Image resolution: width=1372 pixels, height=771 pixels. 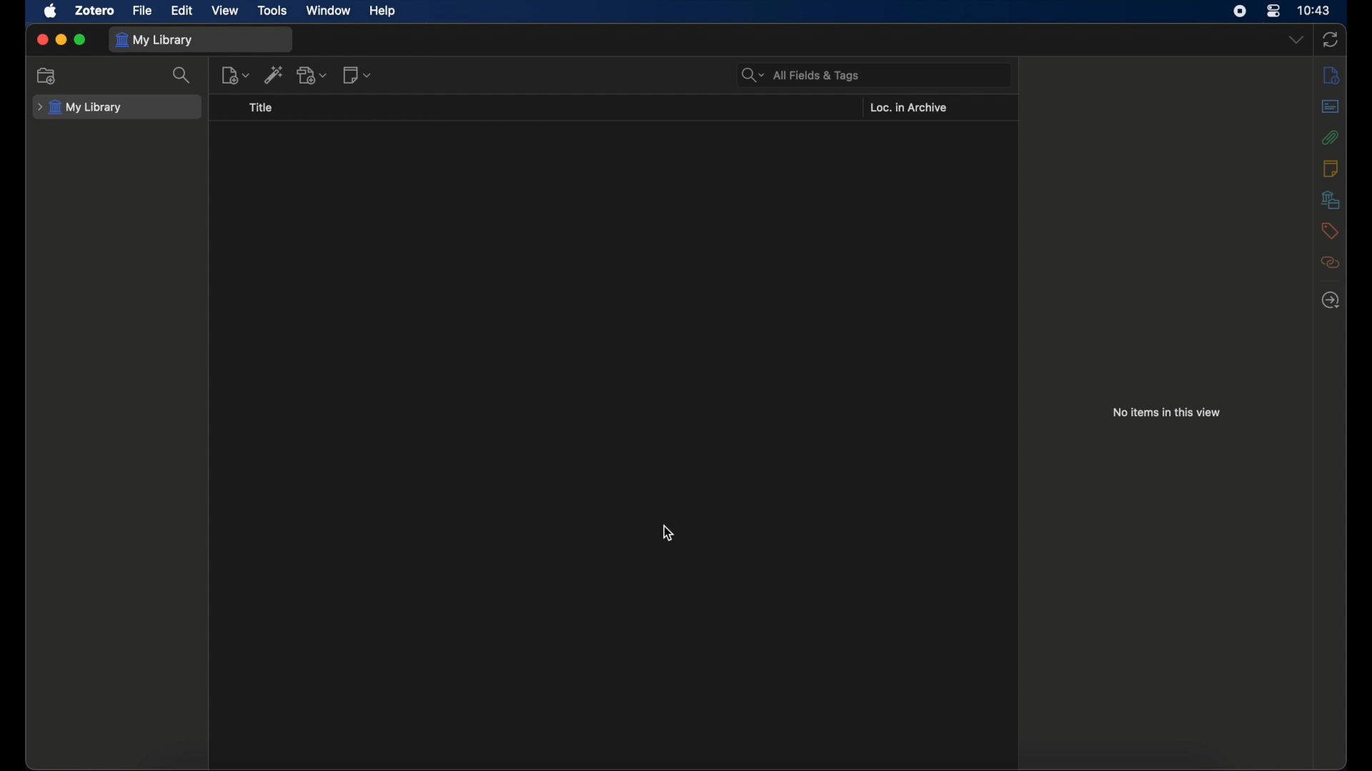 What do you see at coordinates (80, 108) in the screenshot?
I see `my library` at bounding box center [80, 108].